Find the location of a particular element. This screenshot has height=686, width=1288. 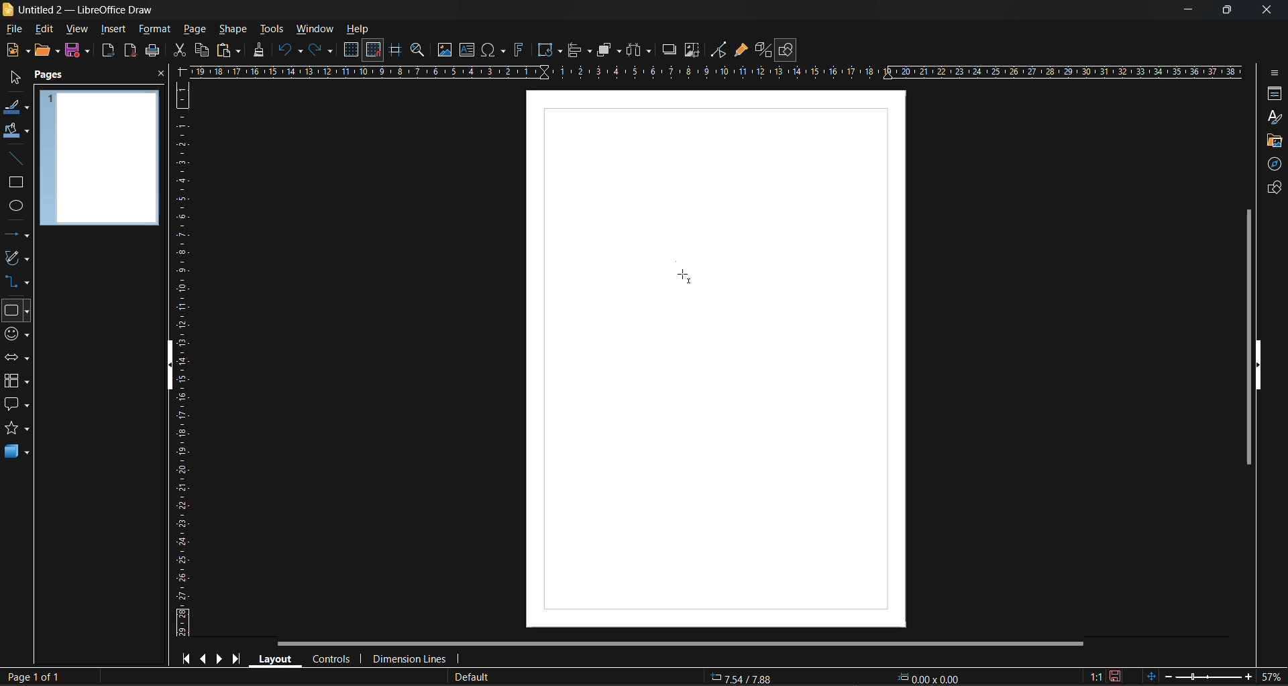

controls is located at coordinates (330, 660).